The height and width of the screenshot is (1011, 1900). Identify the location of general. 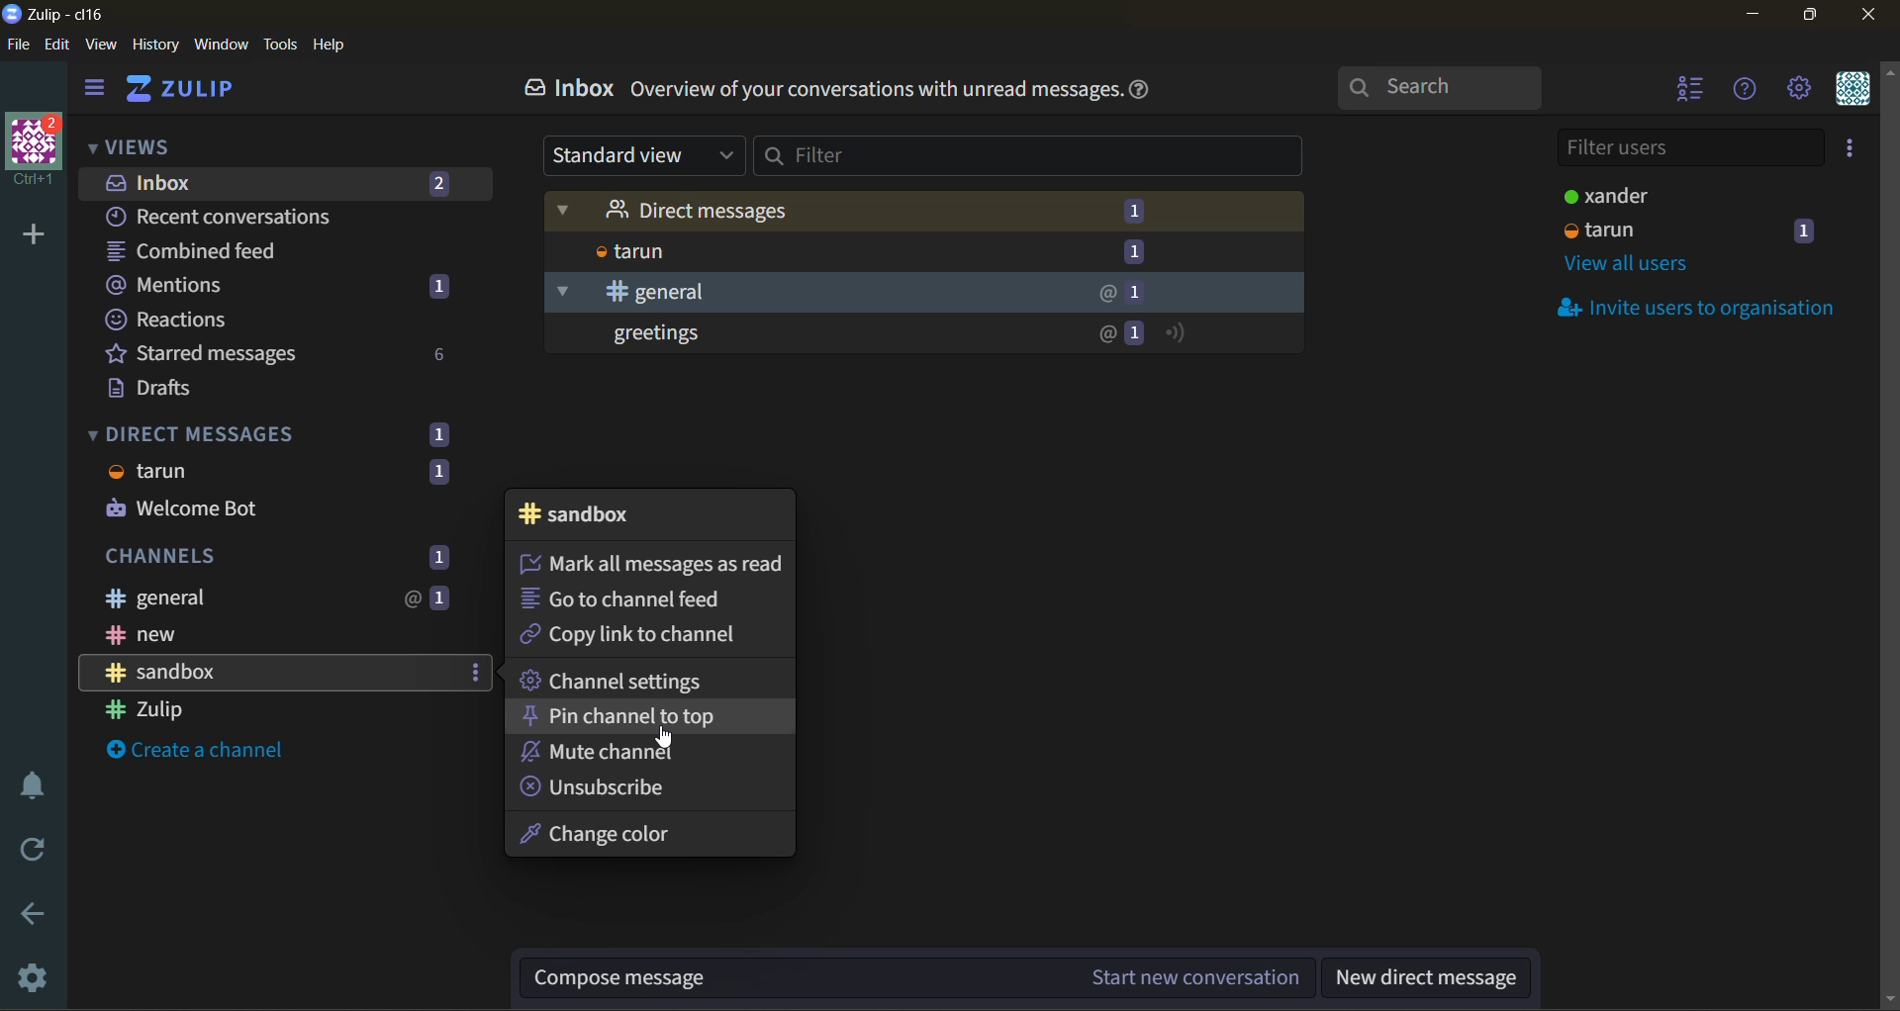
(275, 596).